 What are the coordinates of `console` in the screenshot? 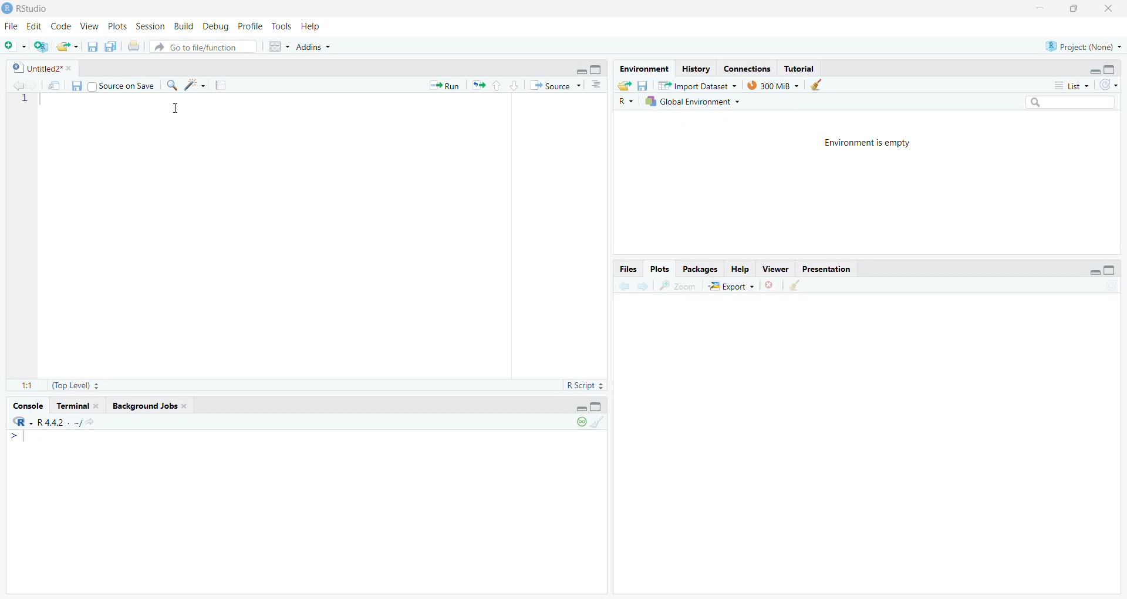 It's located at (29, 408).